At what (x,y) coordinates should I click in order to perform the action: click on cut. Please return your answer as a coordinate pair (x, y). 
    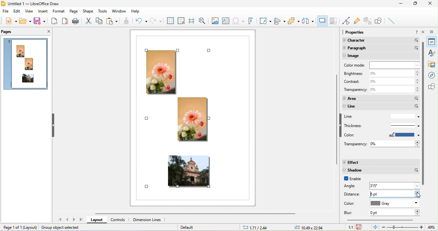
    Looking at the image, I should click on (88, 20).